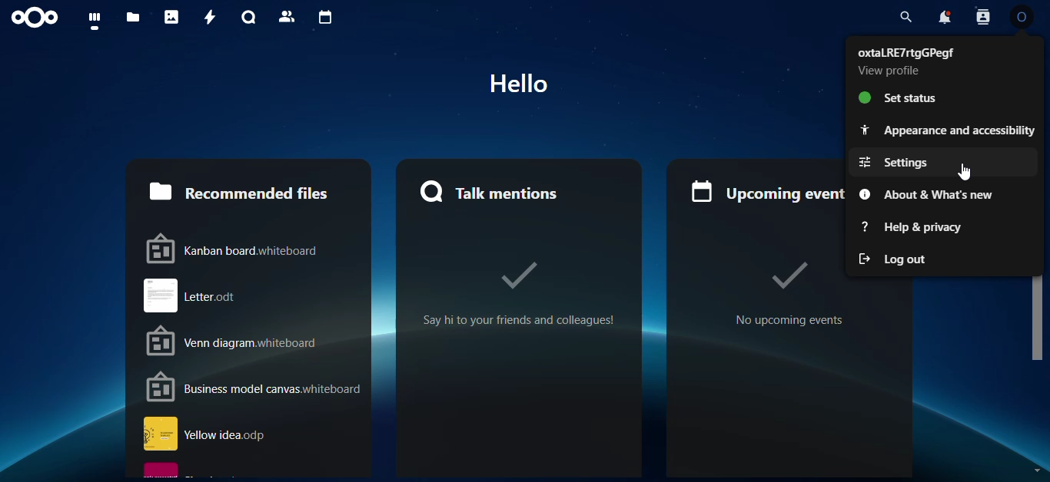 The image size is (1050, 482). Describe the element at coordinates (35, 18) in the screenshot. I see `nextcloud logo` at that location.